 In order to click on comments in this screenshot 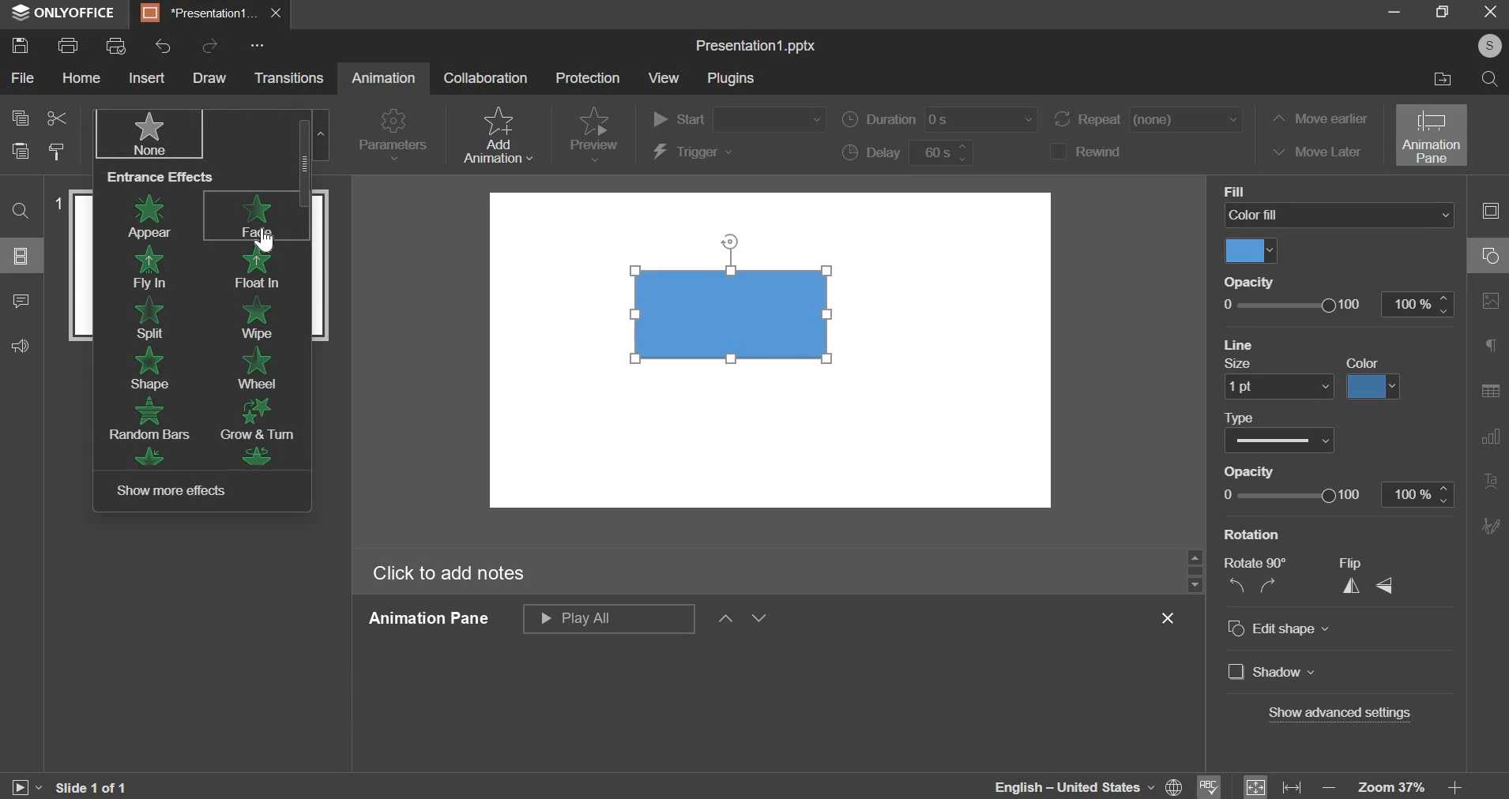, I will do `click(24, 302)`.